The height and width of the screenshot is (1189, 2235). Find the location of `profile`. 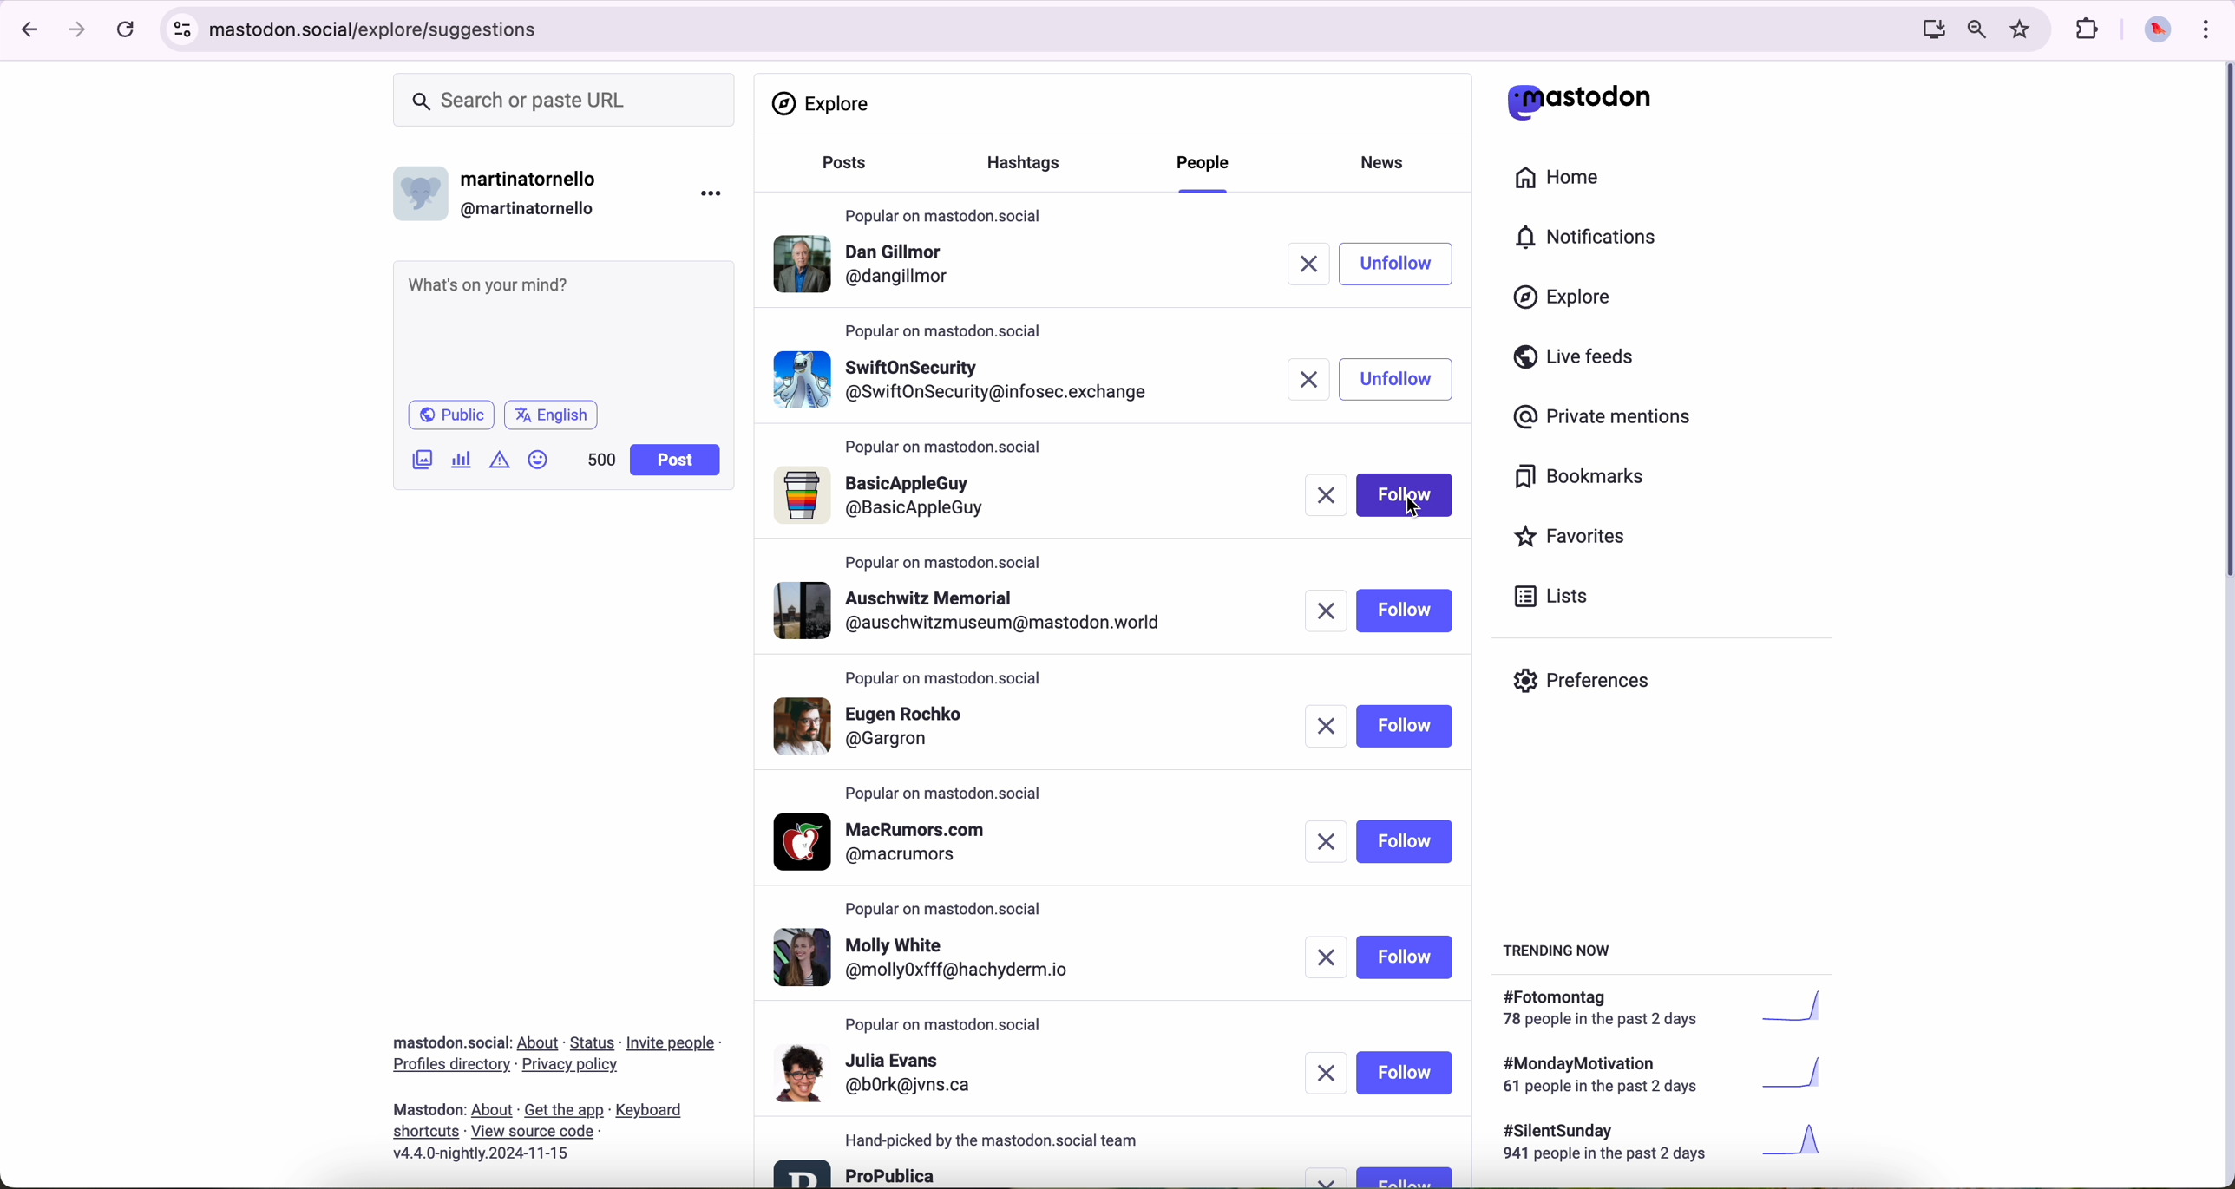

profile is located at coordinates (893, 842).